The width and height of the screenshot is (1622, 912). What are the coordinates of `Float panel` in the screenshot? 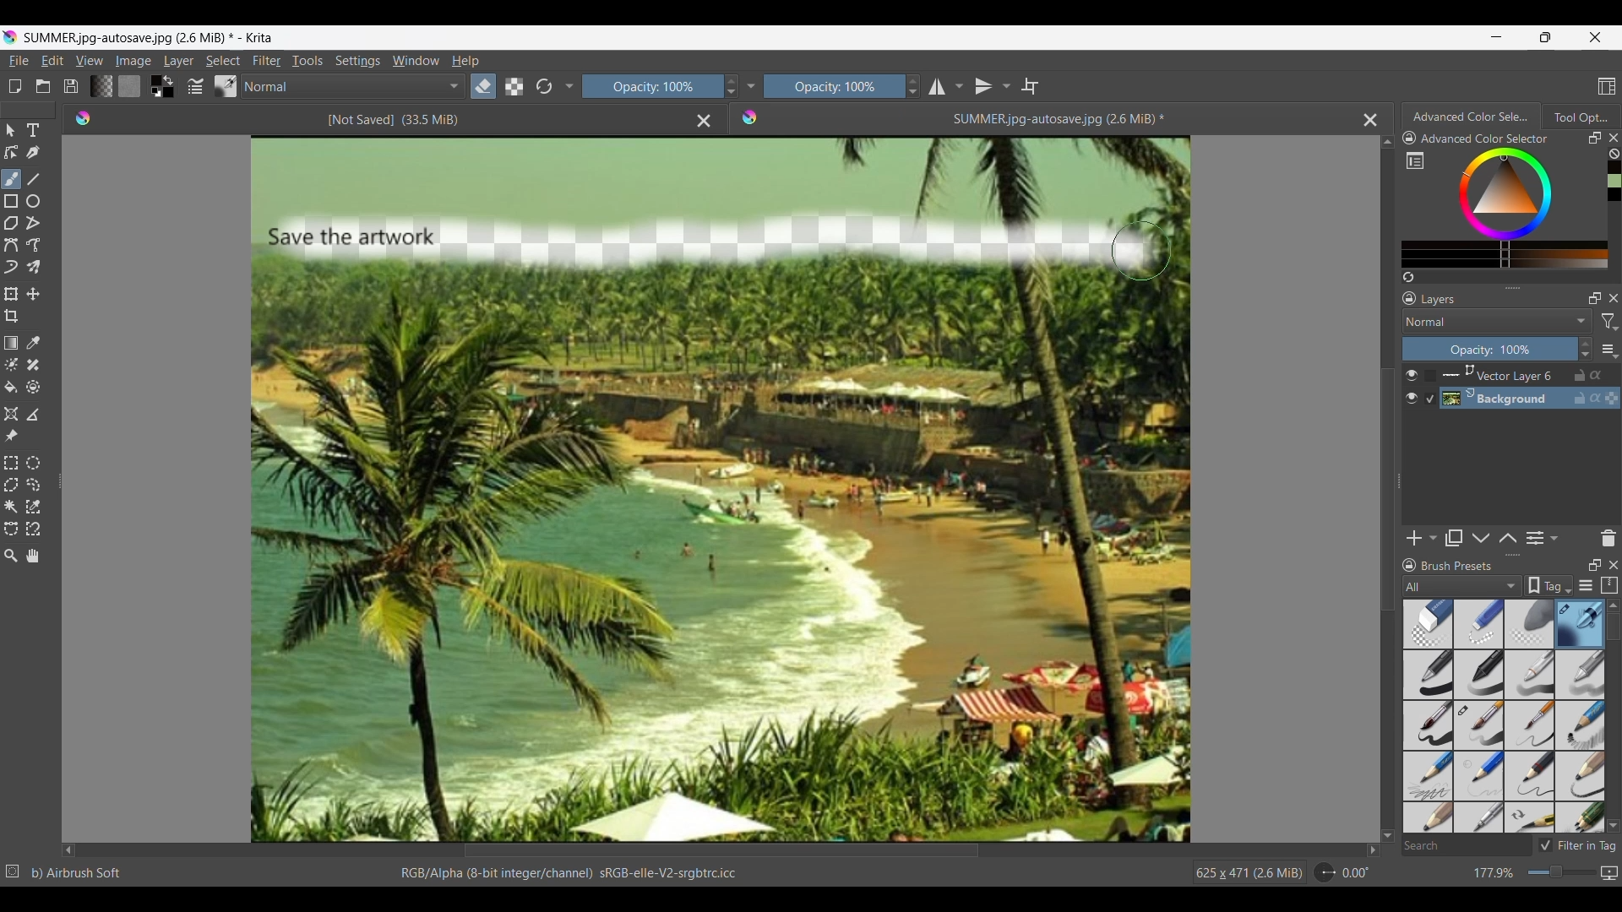 It's located at (1595, 138).